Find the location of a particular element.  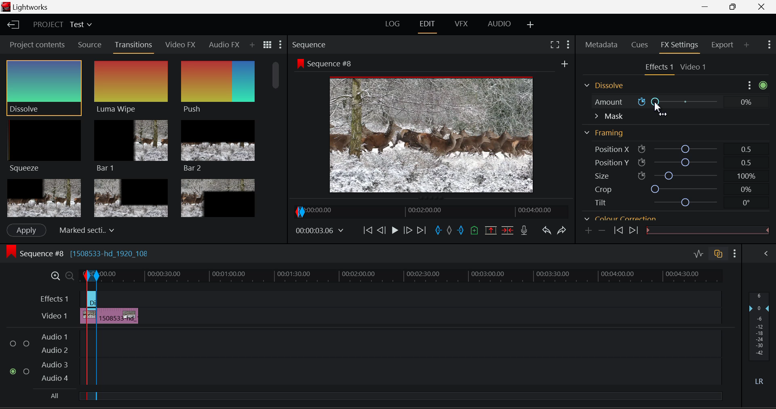

Mark Cue is located at coordinates (474, 231).